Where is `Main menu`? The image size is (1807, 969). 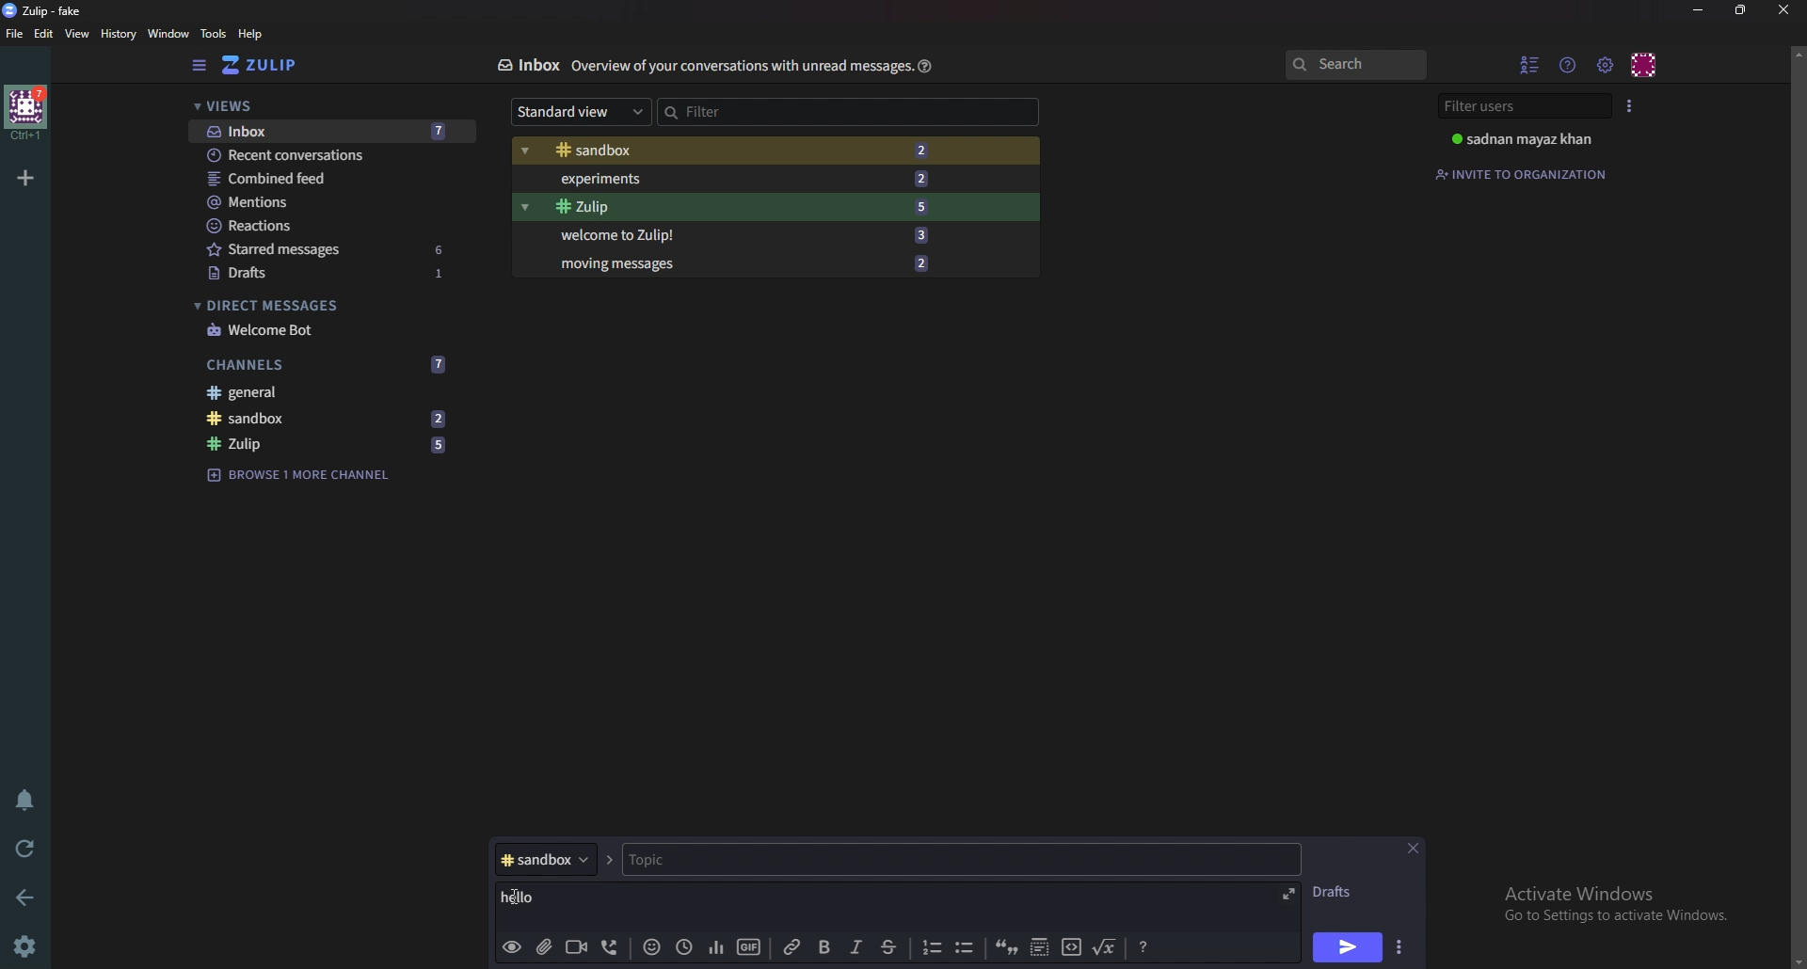 Main menu is located at coordinates (1607, 65).